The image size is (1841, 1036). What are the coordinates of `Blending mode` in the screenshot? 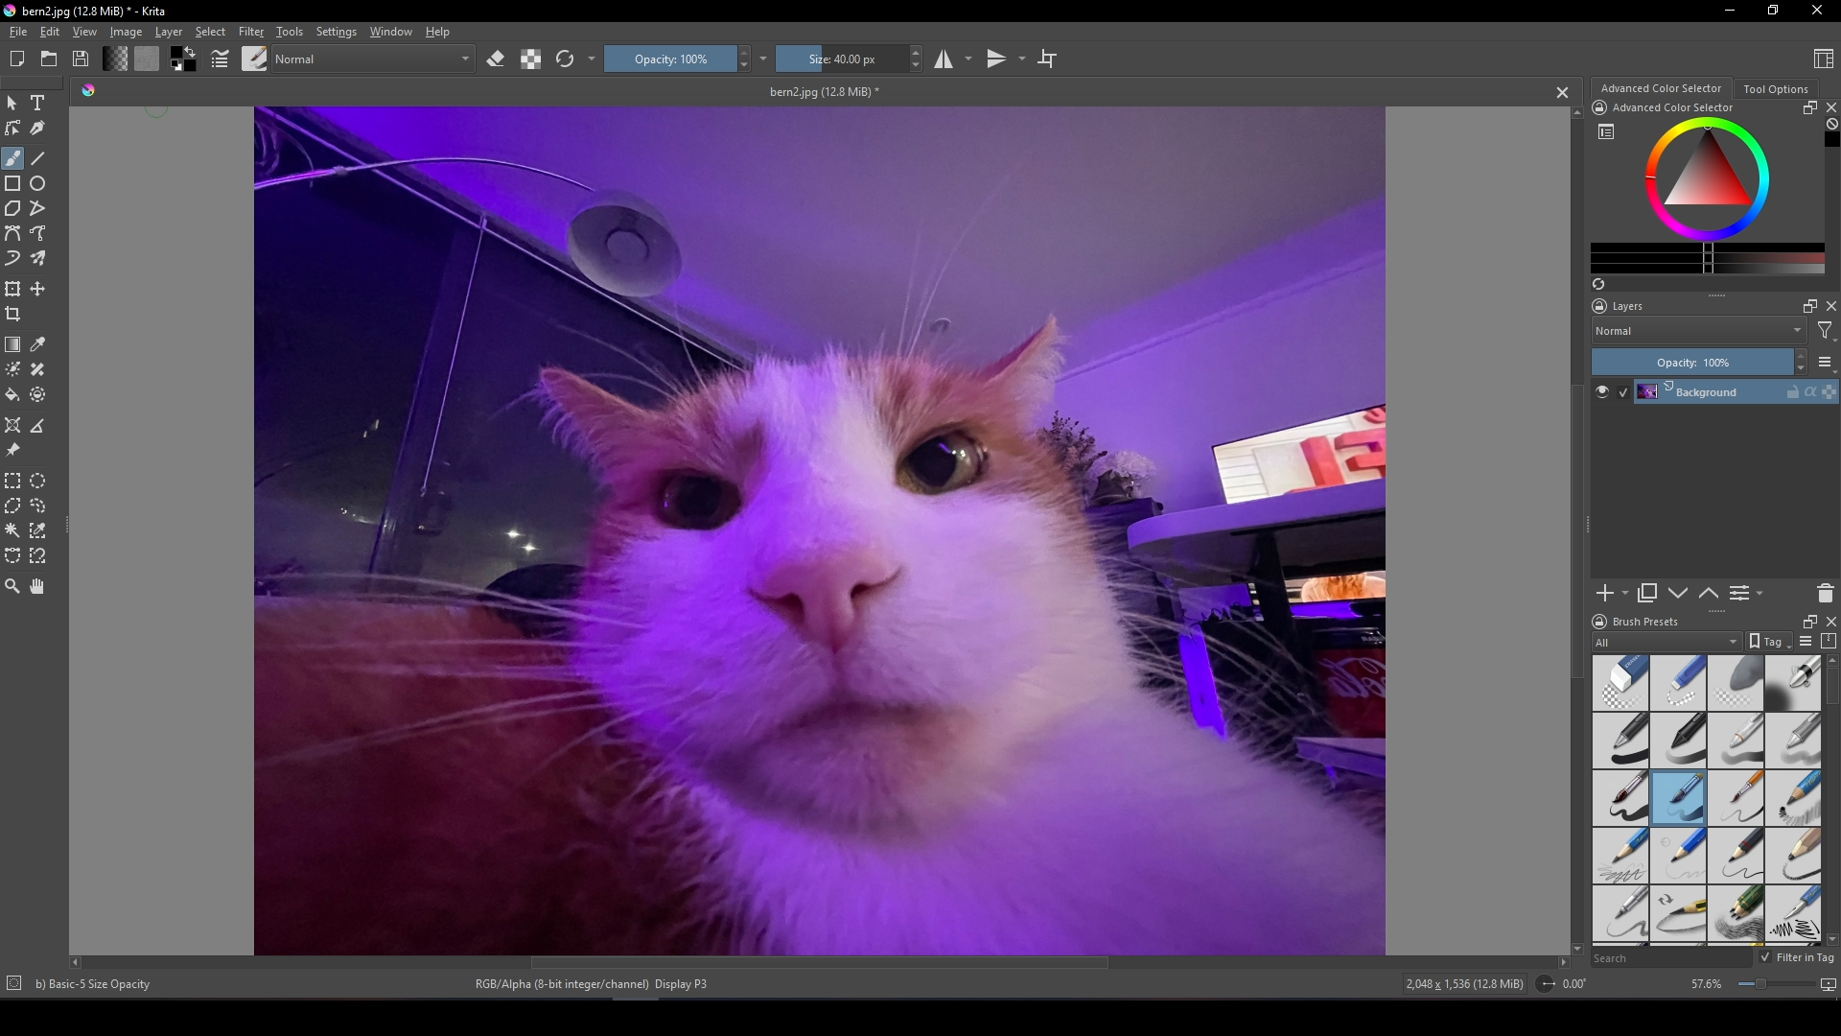 It's located at (377, 59).